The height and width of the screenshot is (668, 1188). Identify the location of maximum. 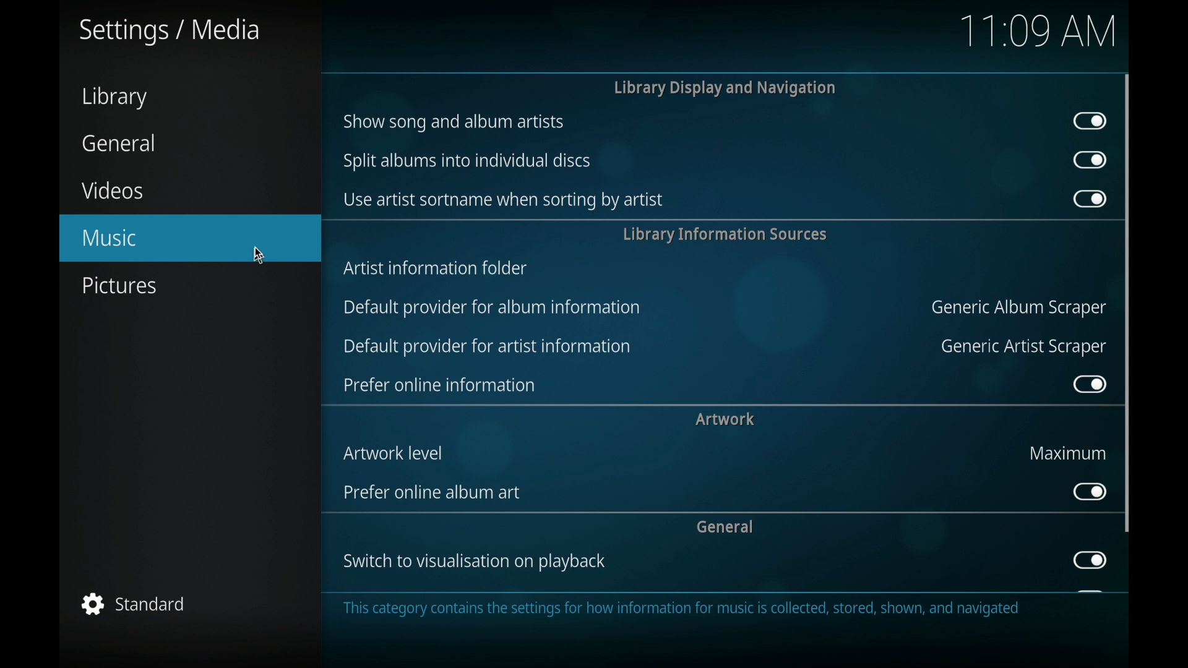
(1067, 453).